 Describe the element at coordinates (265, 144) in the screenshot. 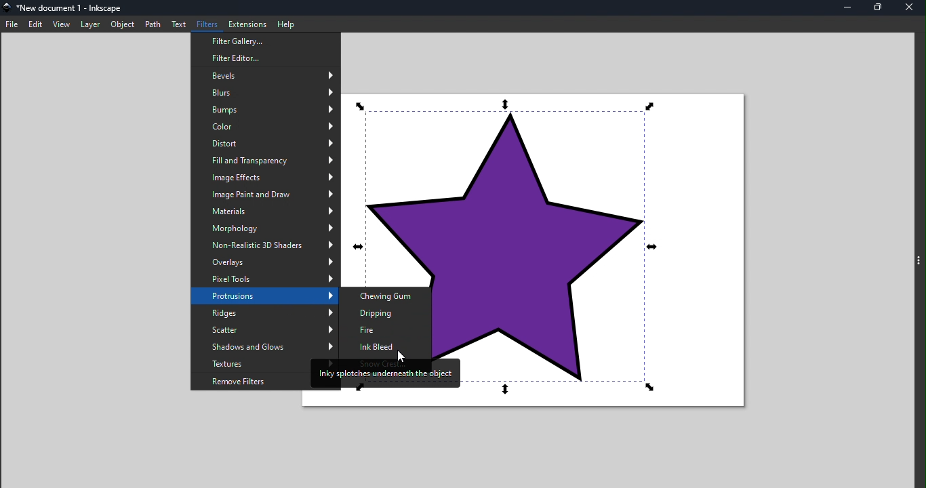

I see `Distort` at that location.